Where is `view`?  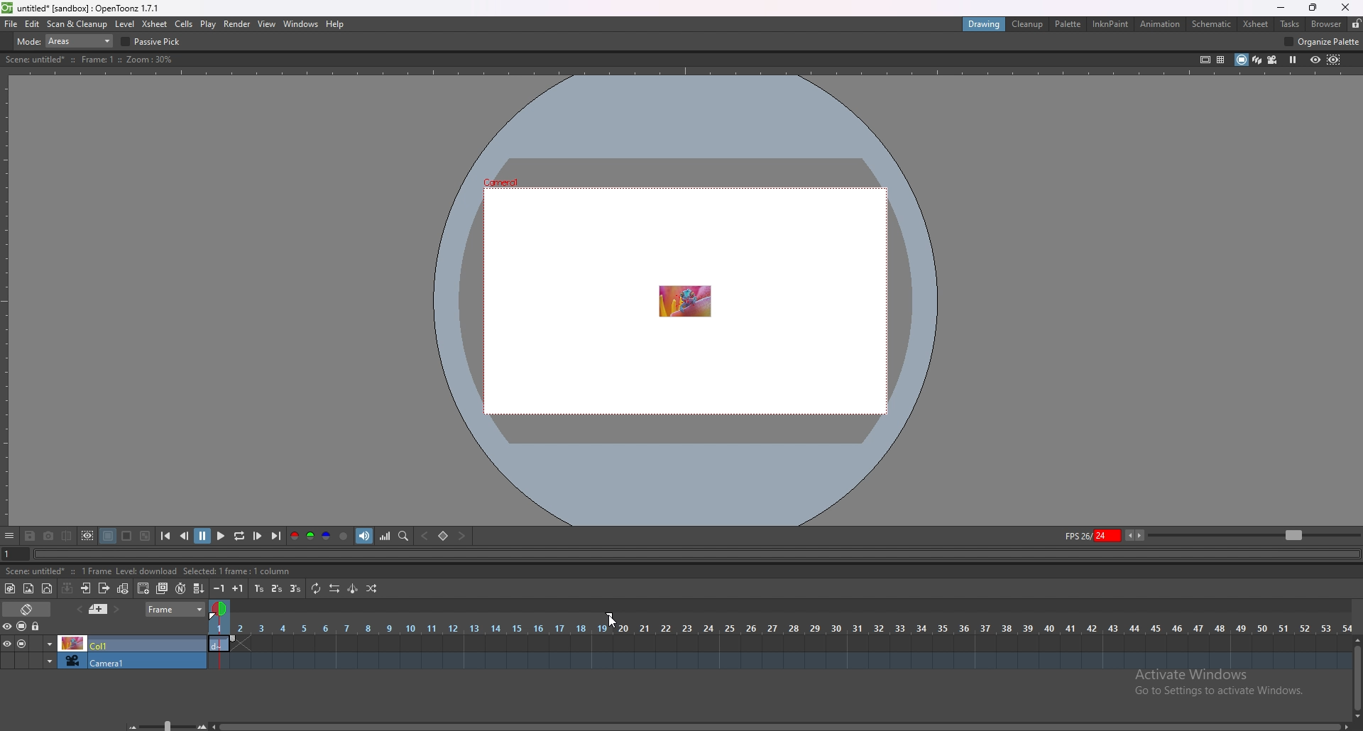
view is located at coordinates (268, 24).